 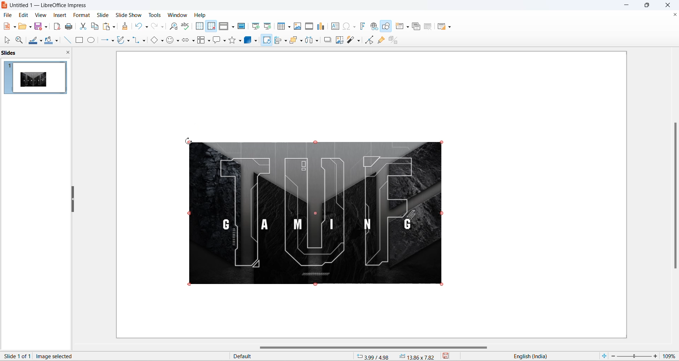 I want to click on distribute objects, so click(x=309, y=41).